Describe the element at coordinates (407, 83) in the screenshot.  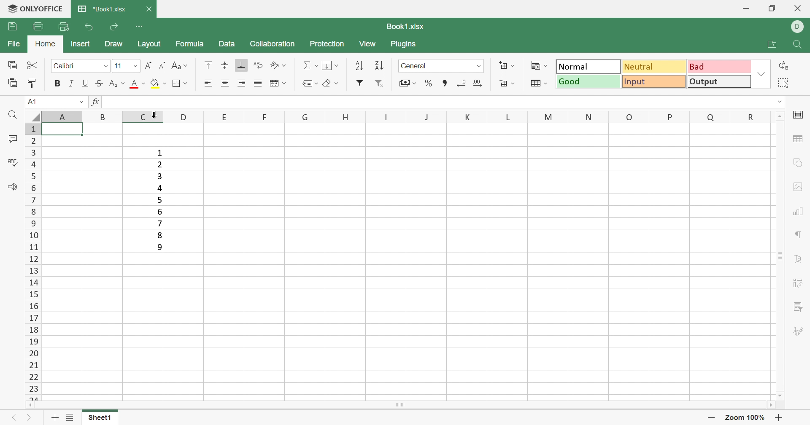
I see `Accounting style` at that location.